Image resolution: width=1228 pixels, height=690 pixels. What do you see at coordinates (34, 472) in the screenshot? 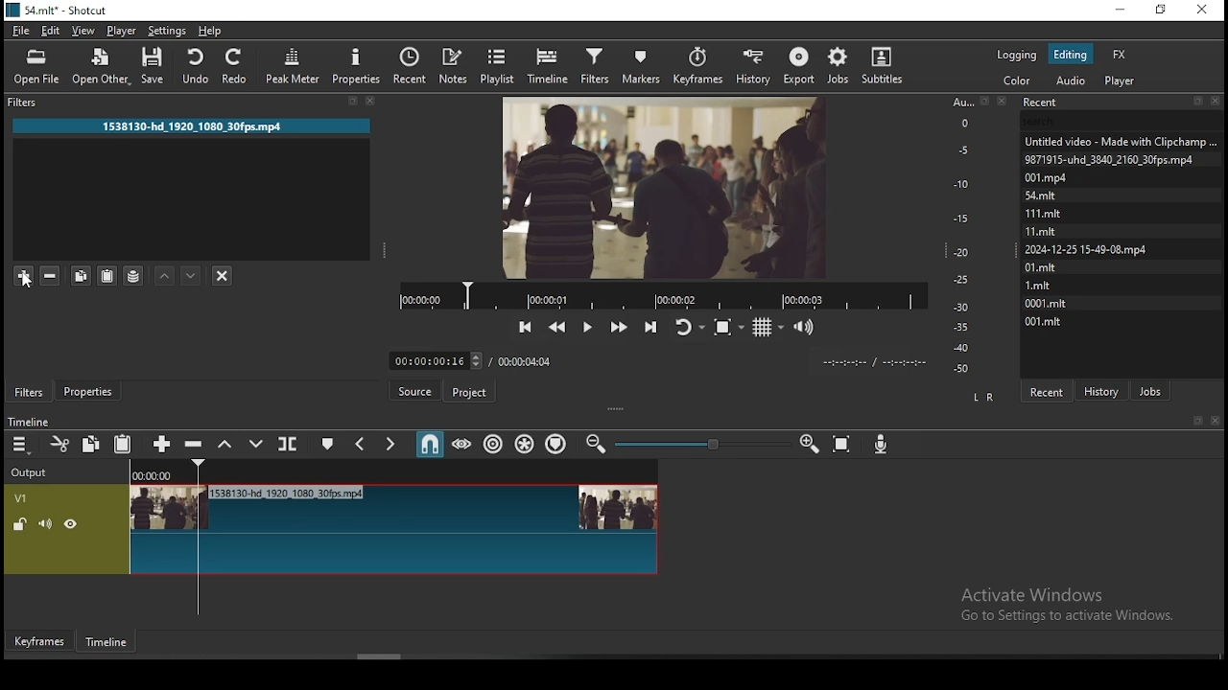
I see `Outpur` at bounding box center [34, 472].